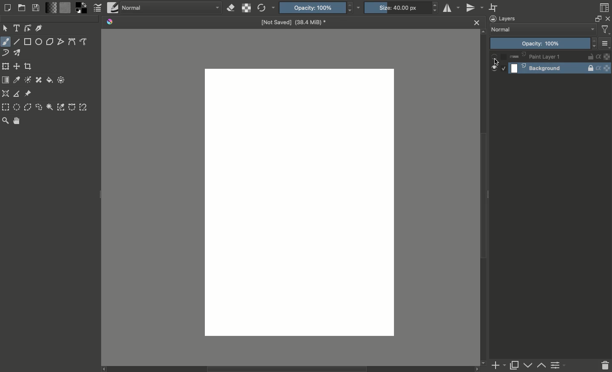 The width and height of the screenshot is (612, 372). Describe the element at coordinates (73, 108) in the screenshot. I see `Bézier curve selection tool` at that location.